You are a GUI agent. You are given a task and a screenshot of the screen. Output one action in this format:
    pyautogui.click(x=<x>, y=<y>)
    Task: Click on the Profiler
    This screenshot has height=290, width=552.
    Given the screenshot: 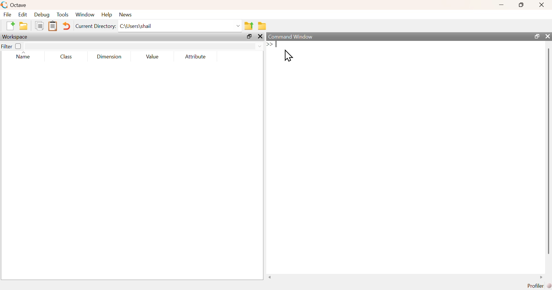 What is the action you would take?
    pyautogui.click(x=539, y=286)
    